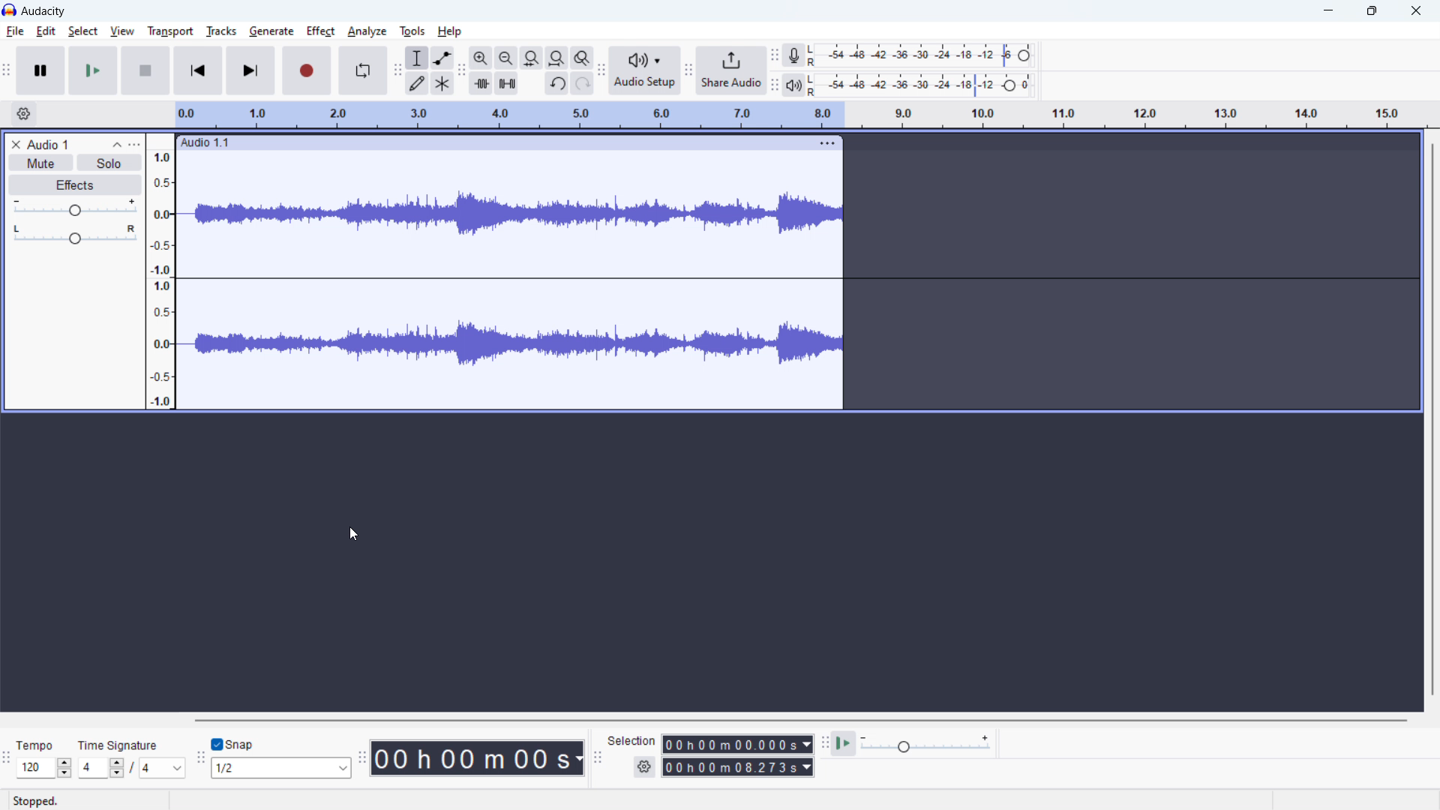  What do you see at coordinates (602, 70) in the screenshot?
I see `audio setup toolbar` at bounding box center [602, 70].